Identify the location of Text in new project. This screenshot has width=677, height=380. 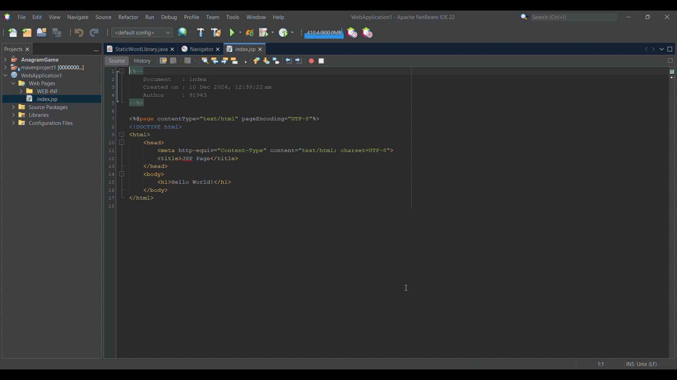
(295, 140).